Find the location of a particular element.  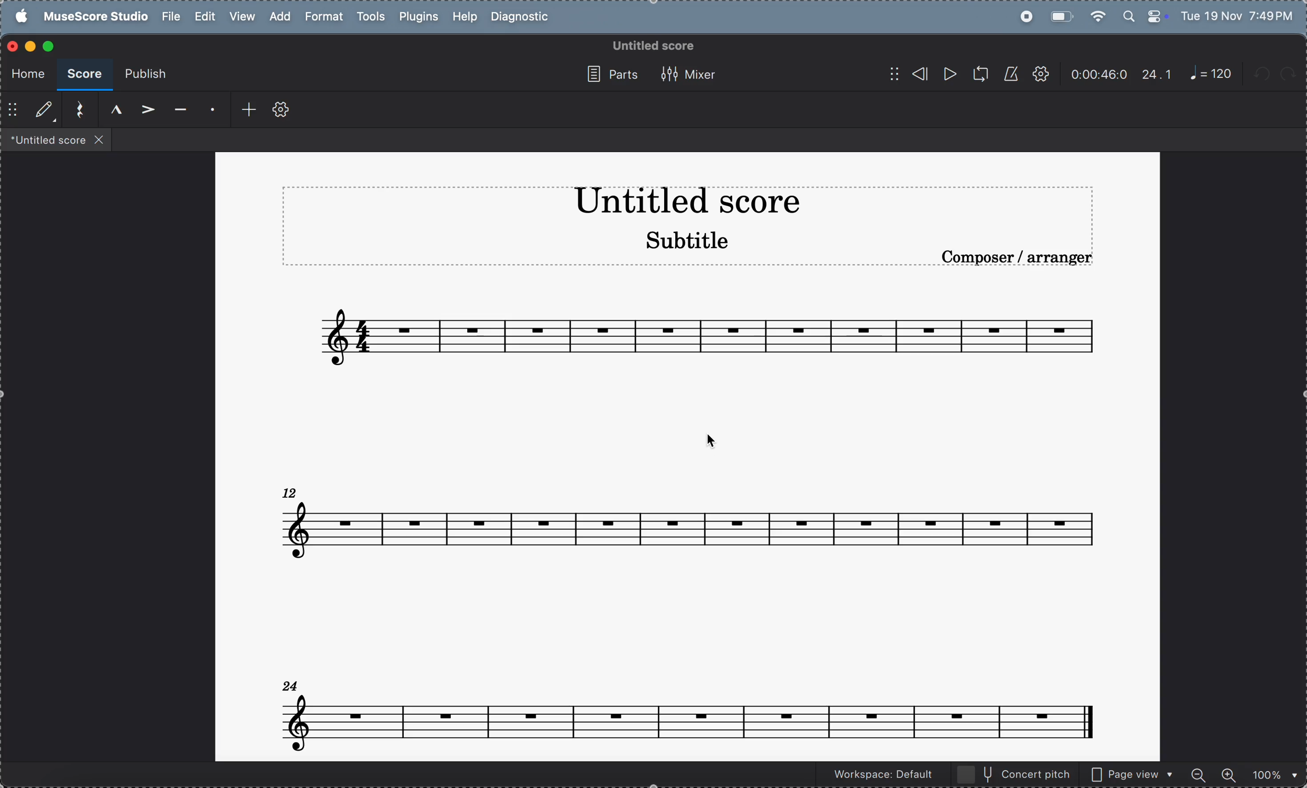

reset is located at coordinates (76, 110).